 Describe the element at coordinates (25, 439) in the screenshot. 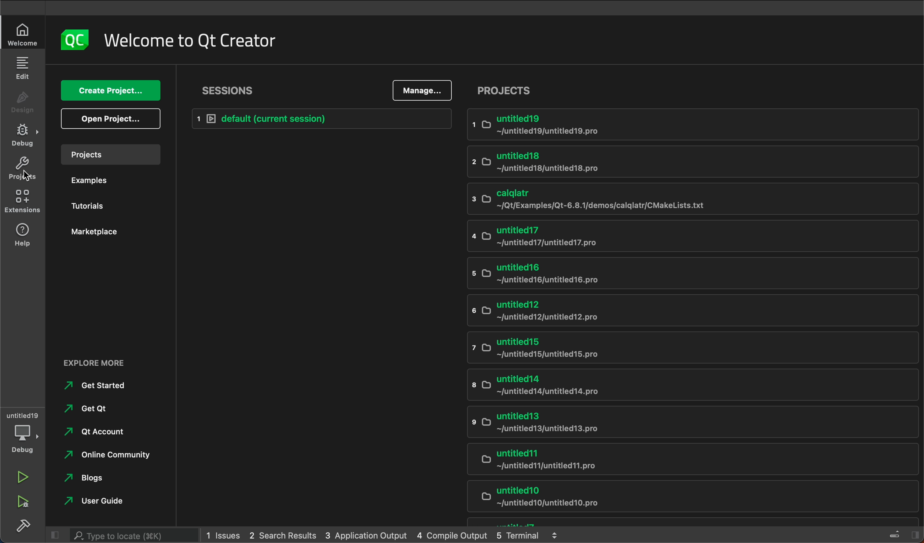

I see `debug` at that location.